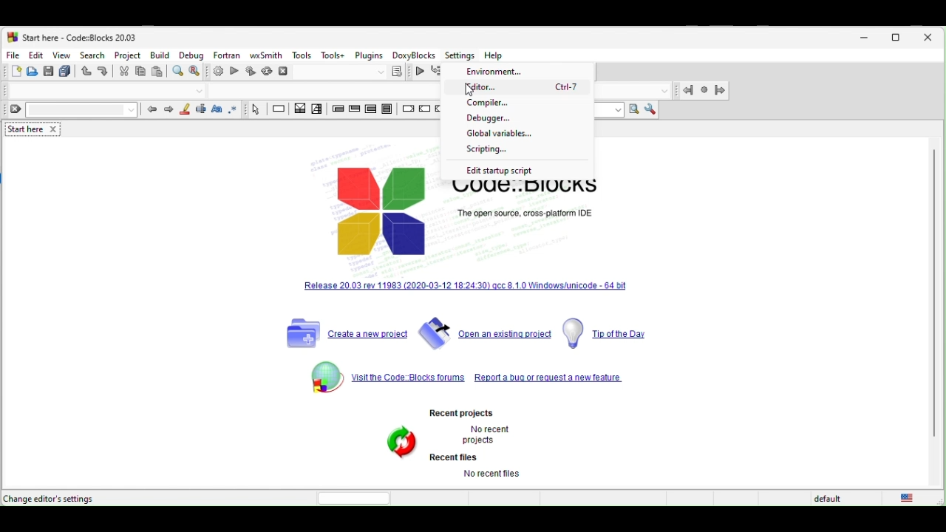 Image resolution: width=946 pixels, height=532 pixels. I want to click on debugger, so click(503, 118).